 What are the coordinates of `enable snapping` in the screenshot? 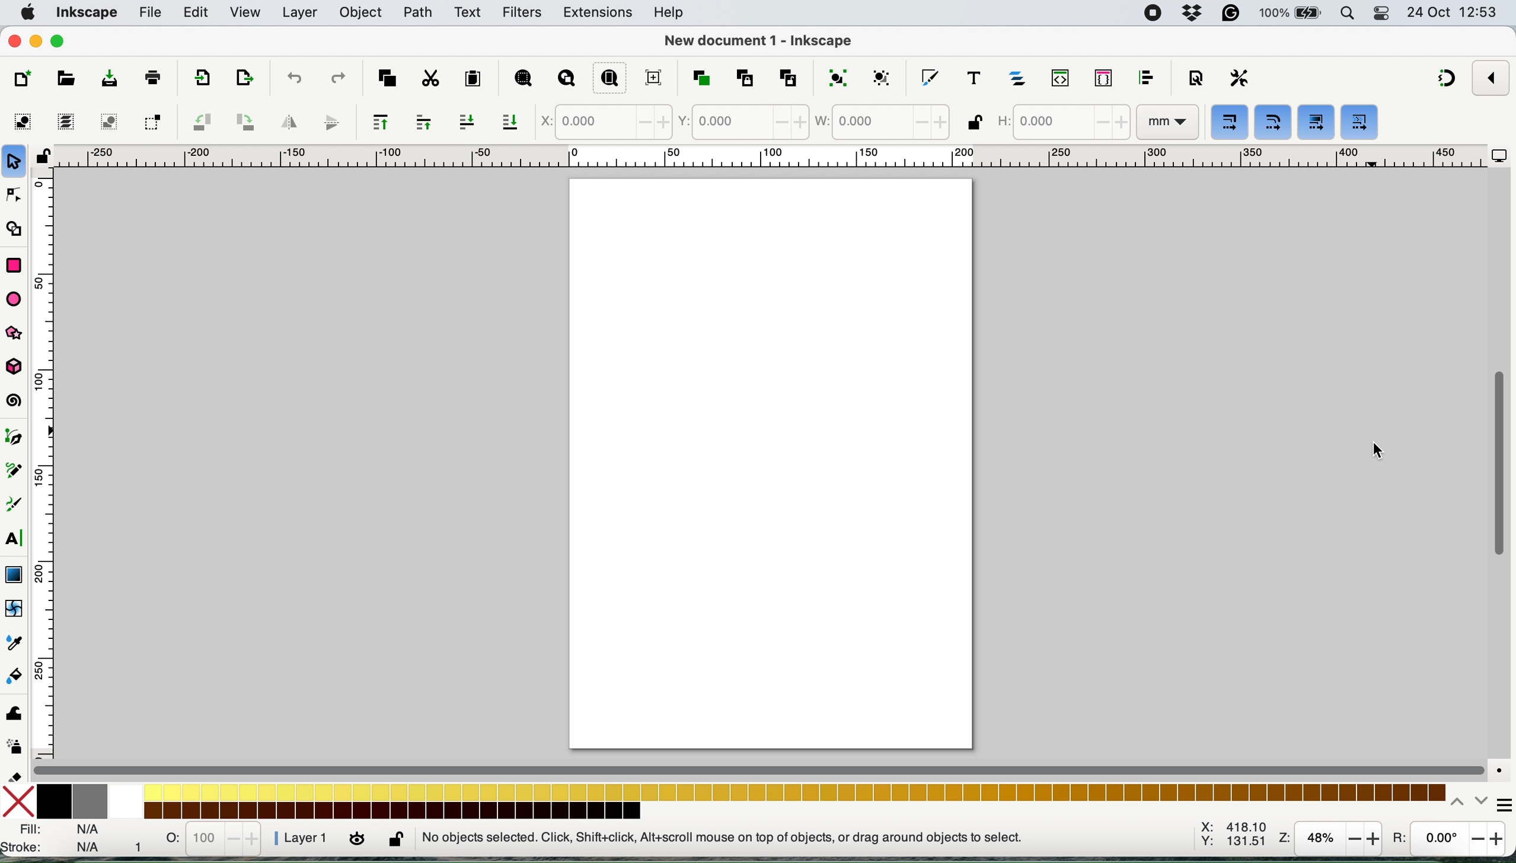 It's located at (1488, 78).